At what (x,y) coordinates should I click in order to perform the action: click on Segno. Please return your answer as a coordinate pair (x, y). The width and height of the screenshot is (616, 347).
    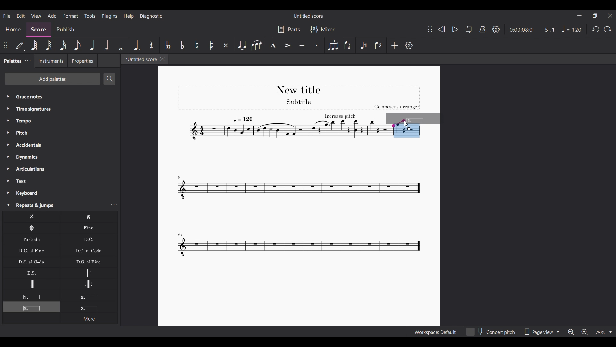
    Looking at the image, I should click on (89, 217).